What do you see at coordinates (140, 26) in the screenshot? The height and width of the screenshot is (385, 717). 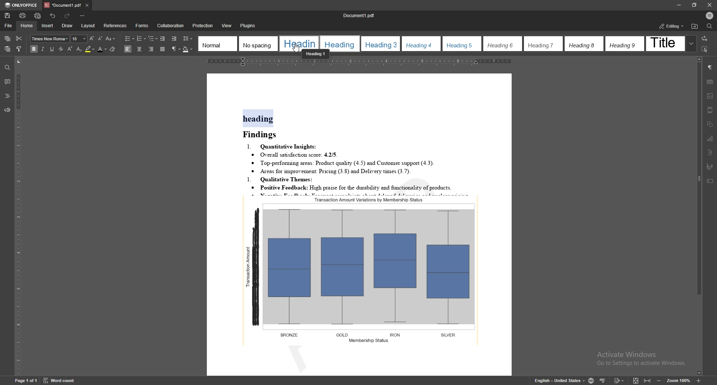 I see `Forms` at bounding box center [140, 26].